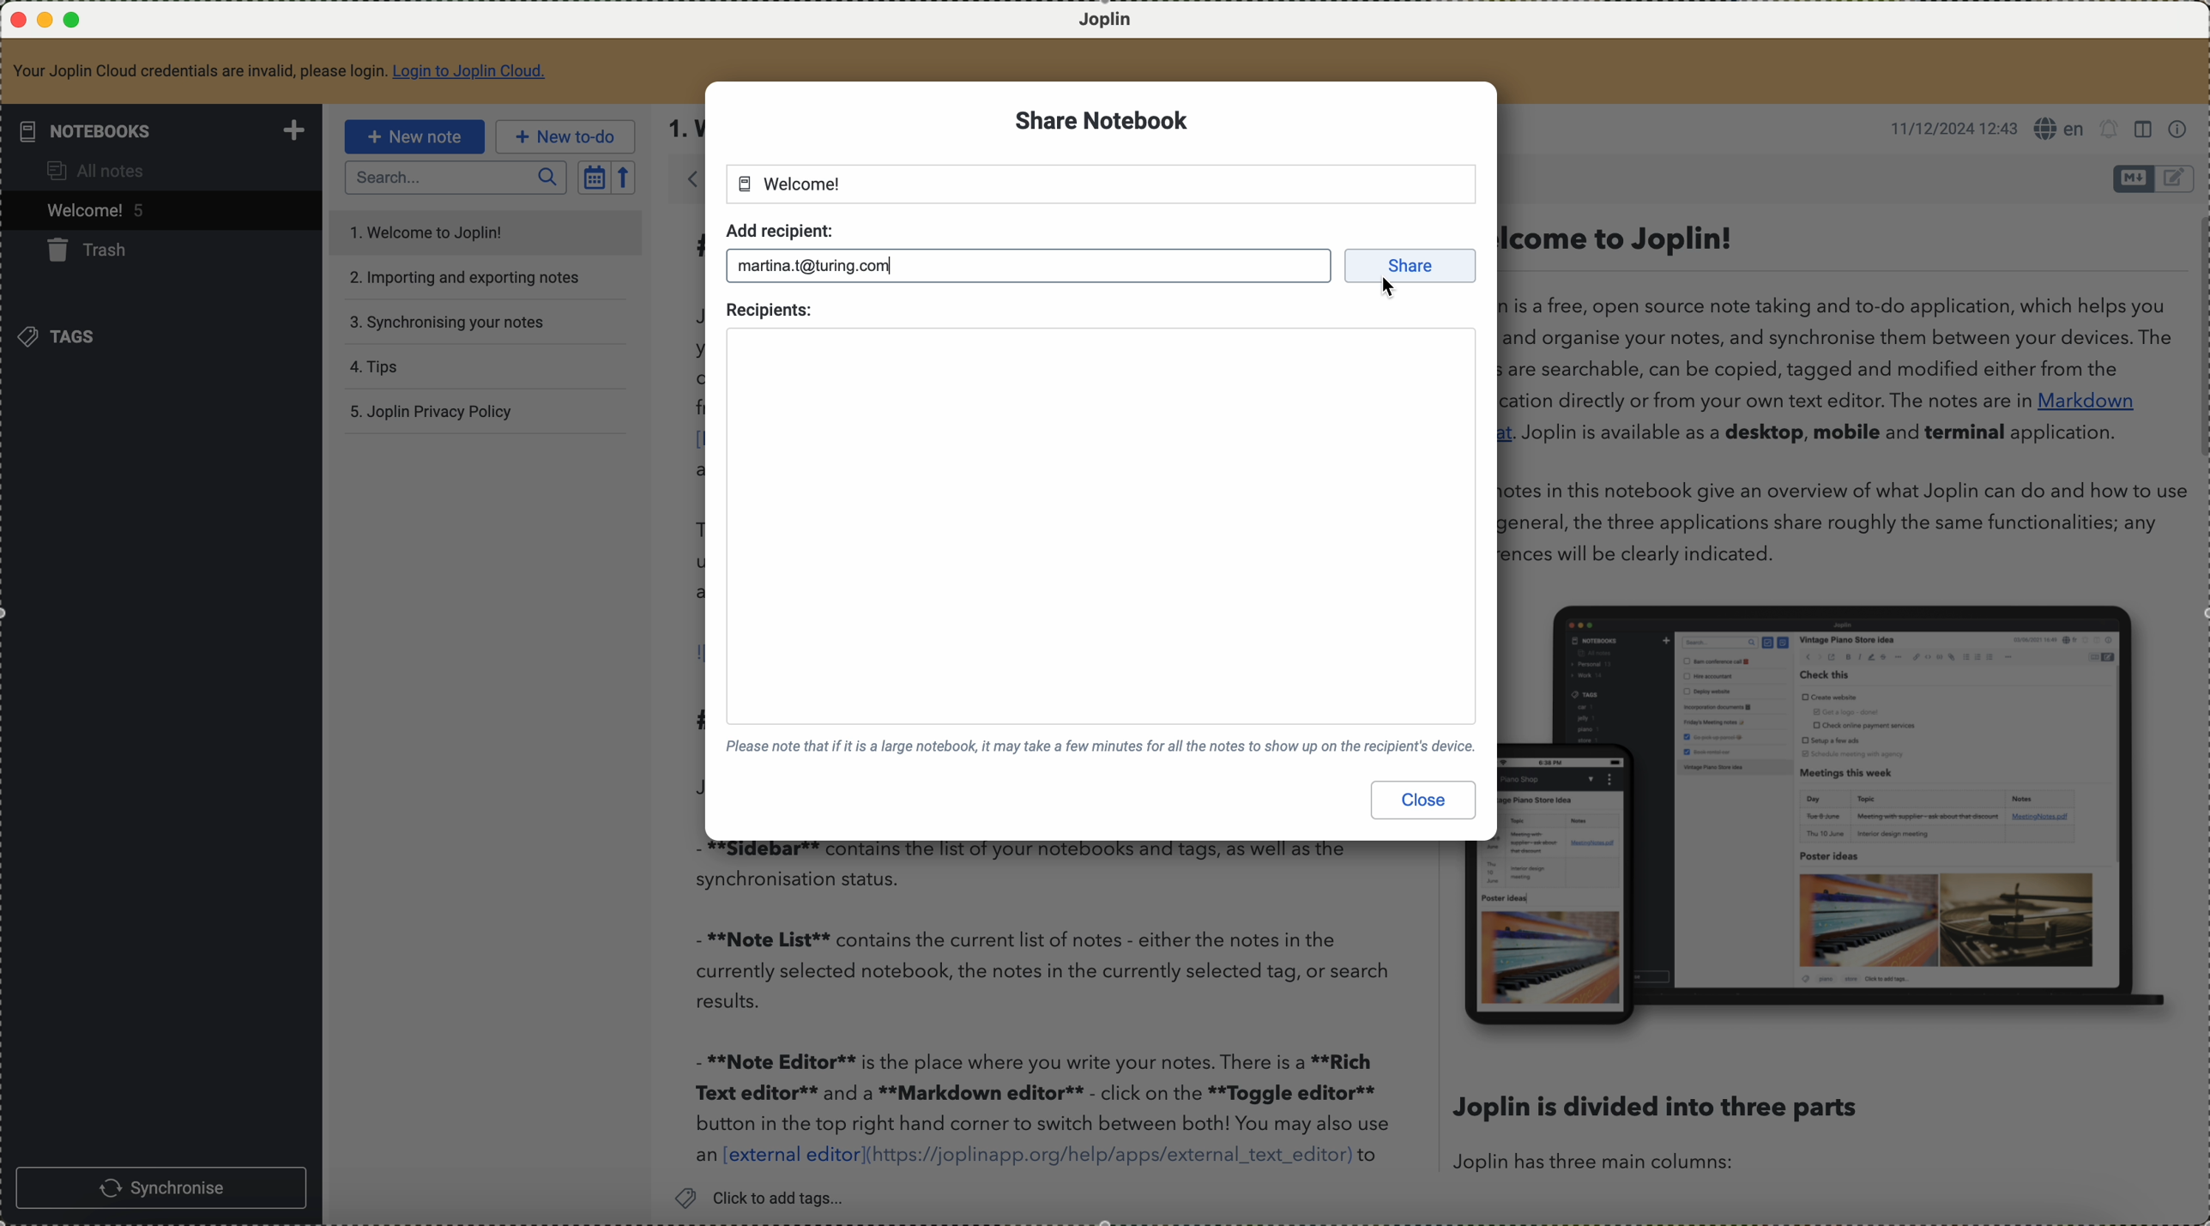 The image size is (2210, 1226). Describe the element at coordinates (1836, 395) in the screenshot. I see `.
Welcome to Joplin!
Joplin is a free, open source note taking and to-do application, which helps you
write and organise your notes, and synchronise them between your devices. The
notes are searchable, can be copied, tagged and modified either from the
application directly or from your own text editor. The notes are in Markdown
format. Joplin is available as a desktop, mobile and terminal application.
The notes in this notebook give an overview of what Joplin can do and how to us
it. In general, the three applications share roughly the same functionalities; any
differences will be clearly indicated.` at that location.